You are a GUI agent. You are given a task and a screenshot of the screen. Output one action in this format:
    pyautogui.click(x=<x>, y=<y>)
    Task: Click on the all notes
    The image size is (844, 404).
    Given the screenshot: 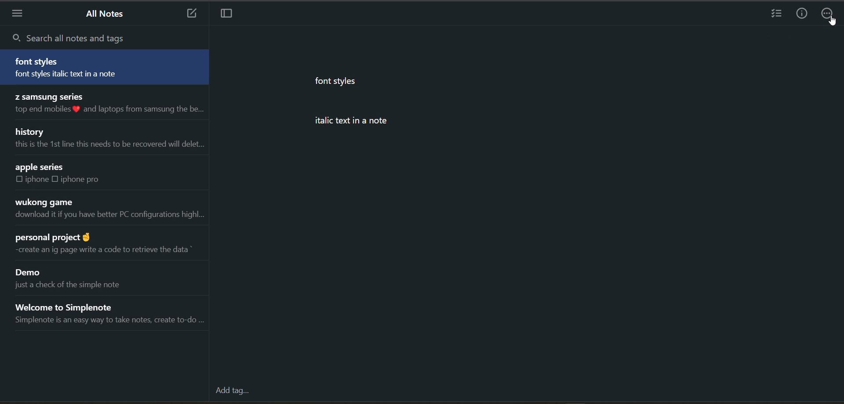 What is the action you would take?
    pyautogui.click(x=107, y=16)
    